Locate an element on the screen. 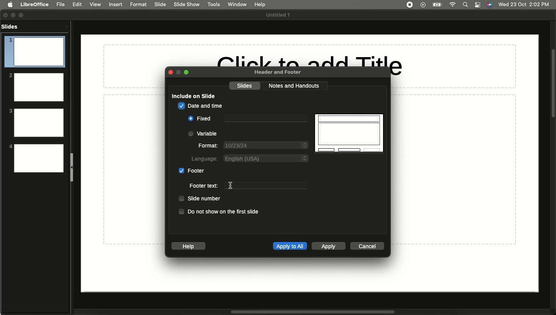  Hel is located at coordinates (260, 5).